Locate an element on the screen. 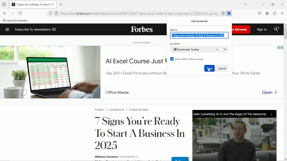 The image size is (287, 161). Account is located at coordinates (267, 13).